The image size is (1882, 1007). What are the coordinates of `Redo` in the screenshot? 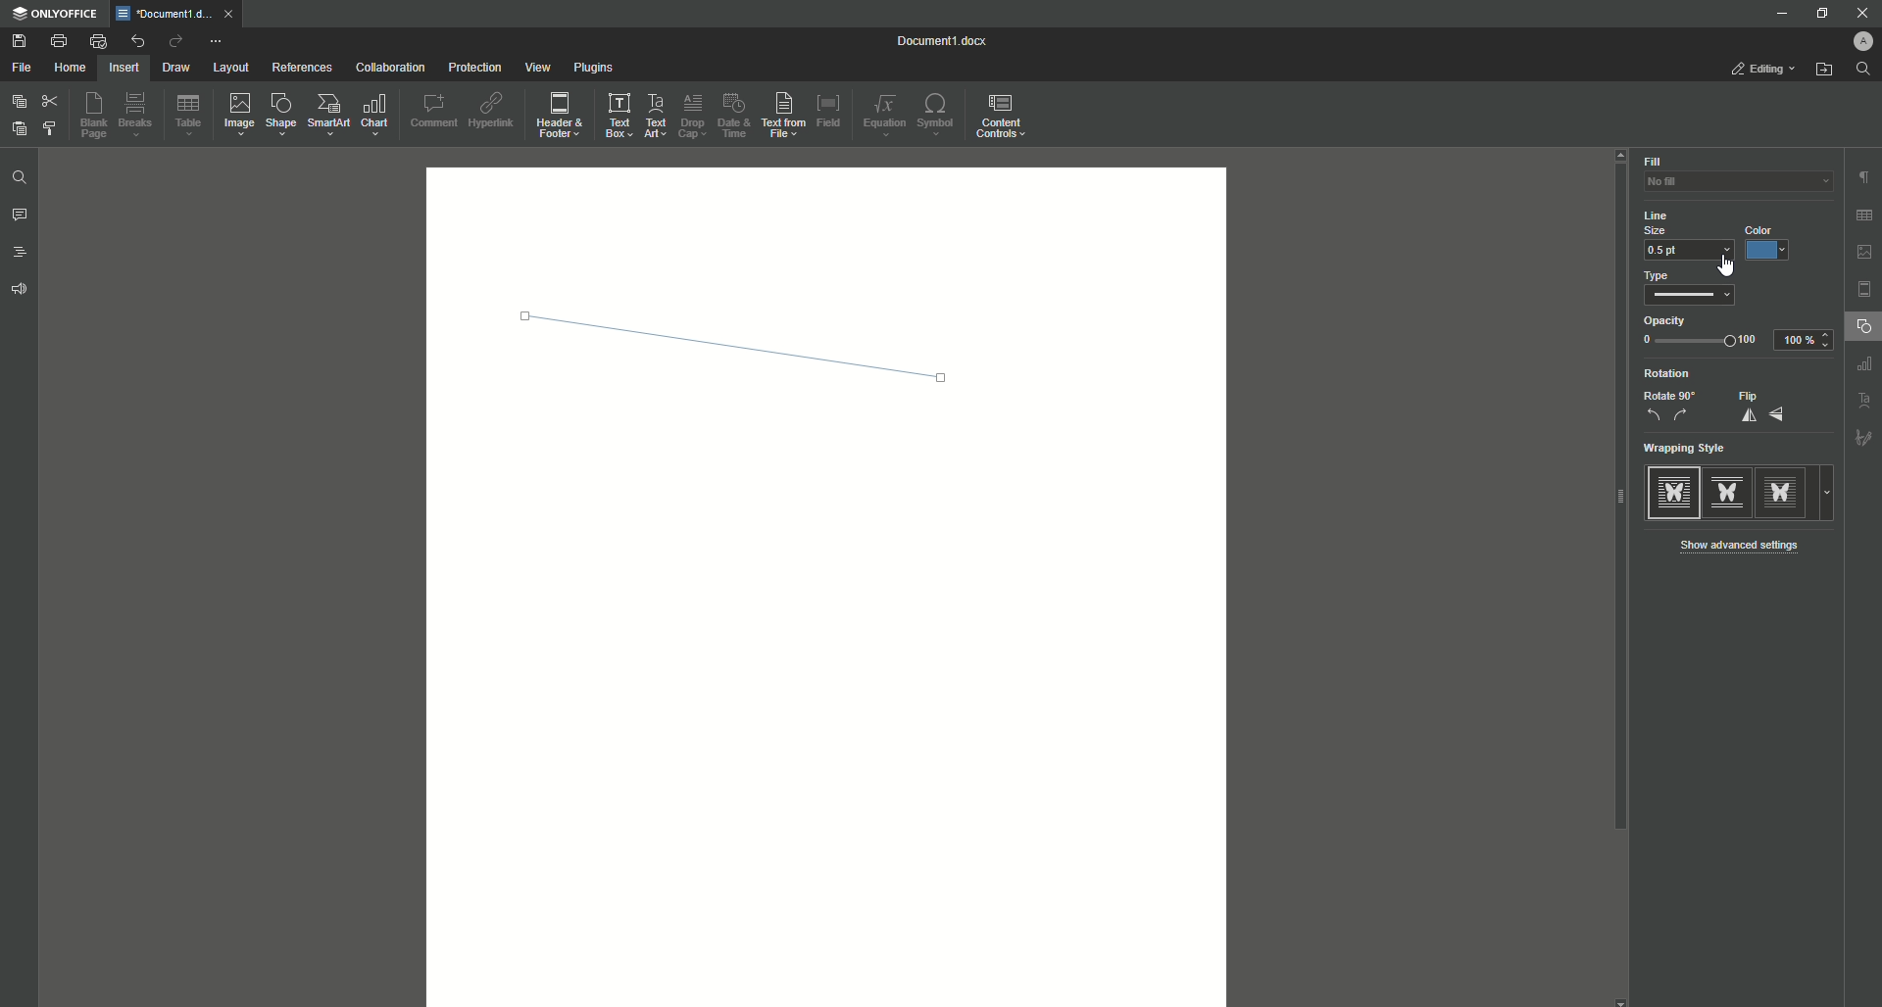 It's located at (173, 42).